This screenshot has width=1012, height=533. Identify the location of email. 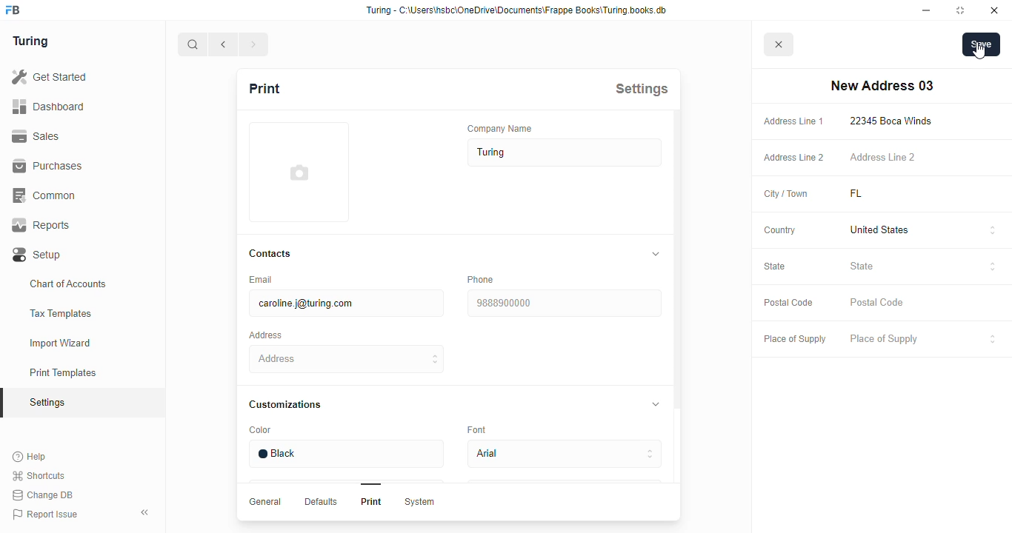
(259, 279).